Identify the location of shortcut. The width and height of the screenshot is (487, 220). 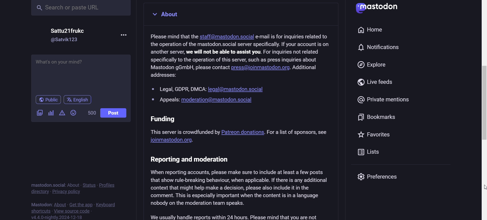
(41, 210).